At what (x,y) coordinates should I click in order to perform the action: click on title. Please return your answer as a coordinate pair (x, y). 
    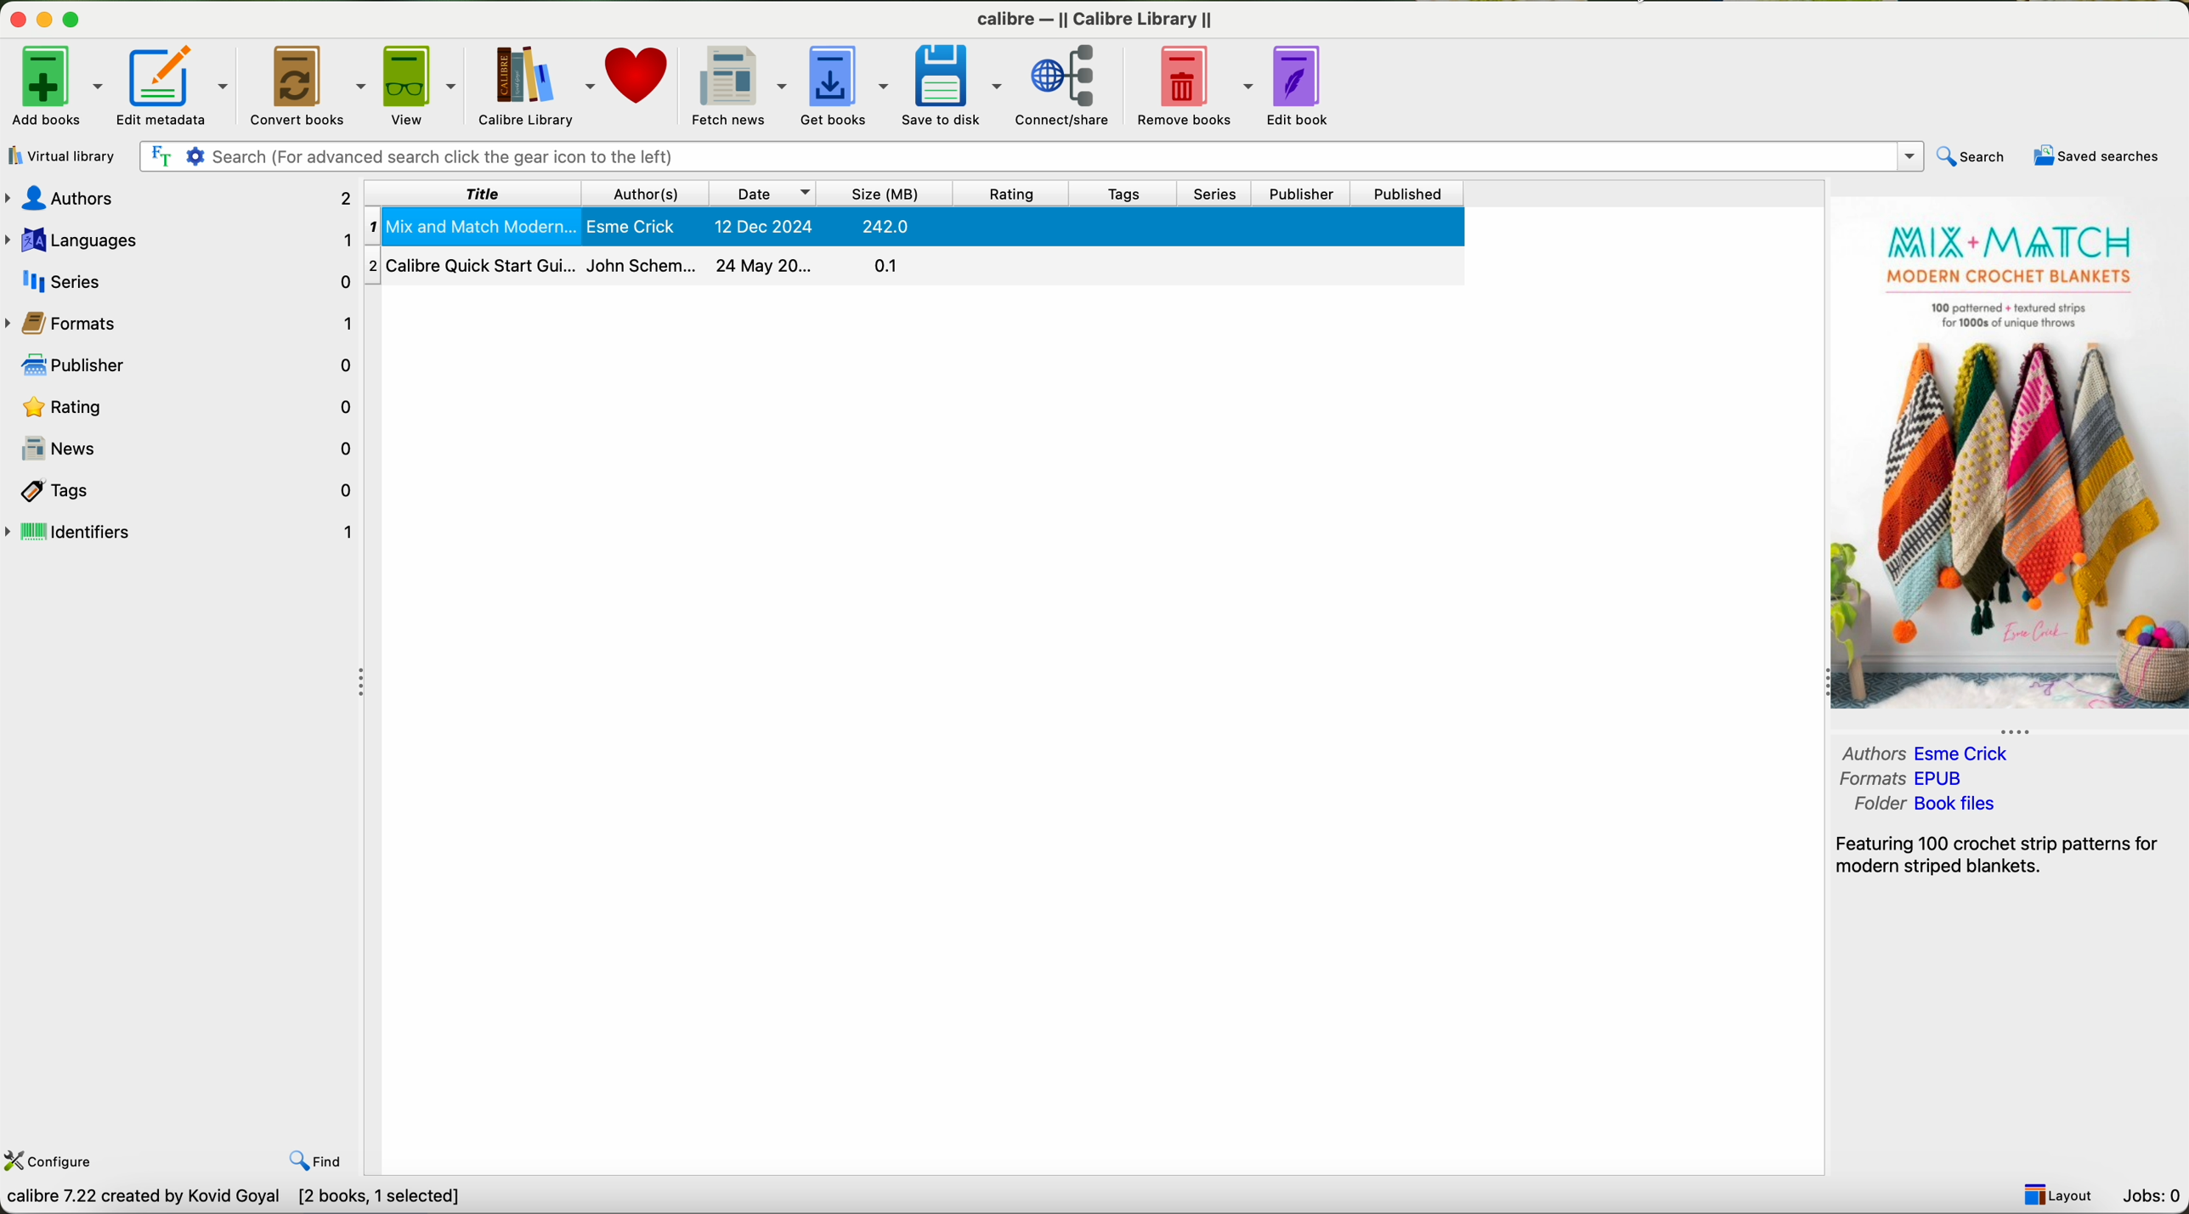
    Looking at the image, I should click on (475, 193).